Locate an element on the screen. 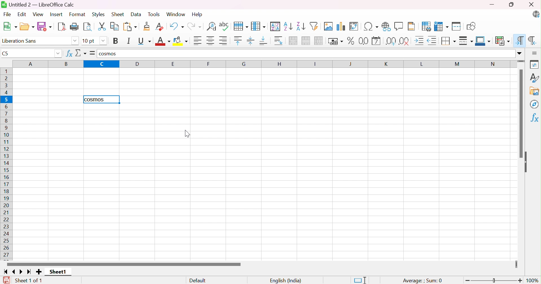  Format as Percent is located at coordinates (351, 40).